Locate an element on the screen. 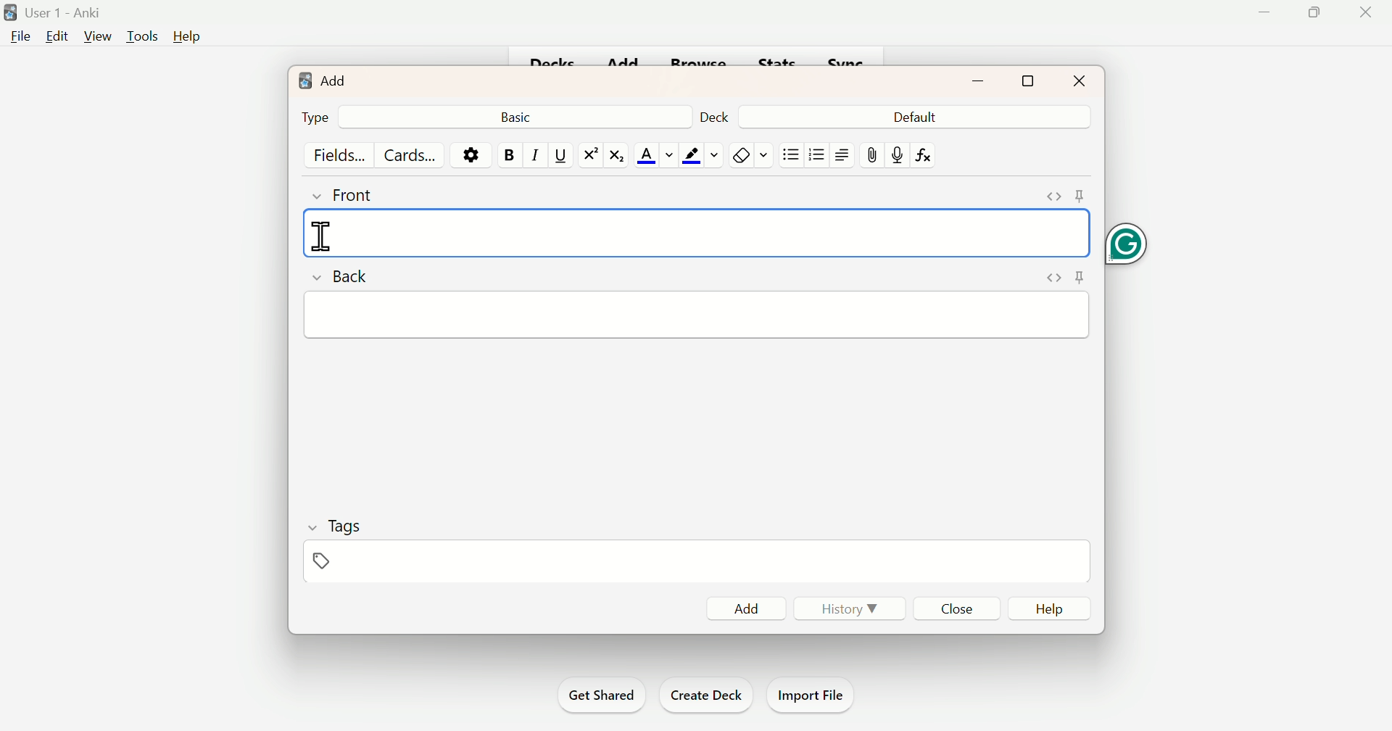 This screenshot has height=731, width=1392. Help is located at coordinates (1052, 607).